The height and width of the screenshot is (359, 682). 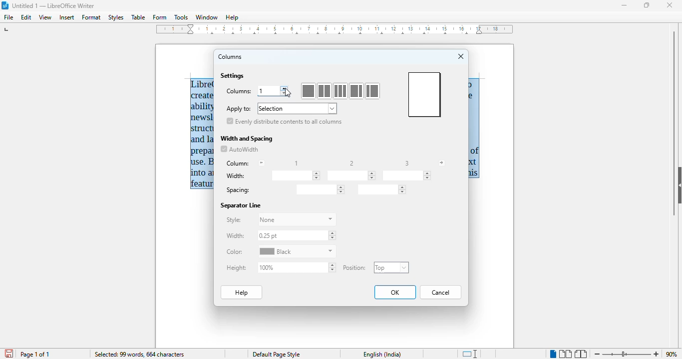 What do you see at coordinates (674, 123) in the screenshot?
I see `vertical scroll bar` at bounding box center [674, 123].